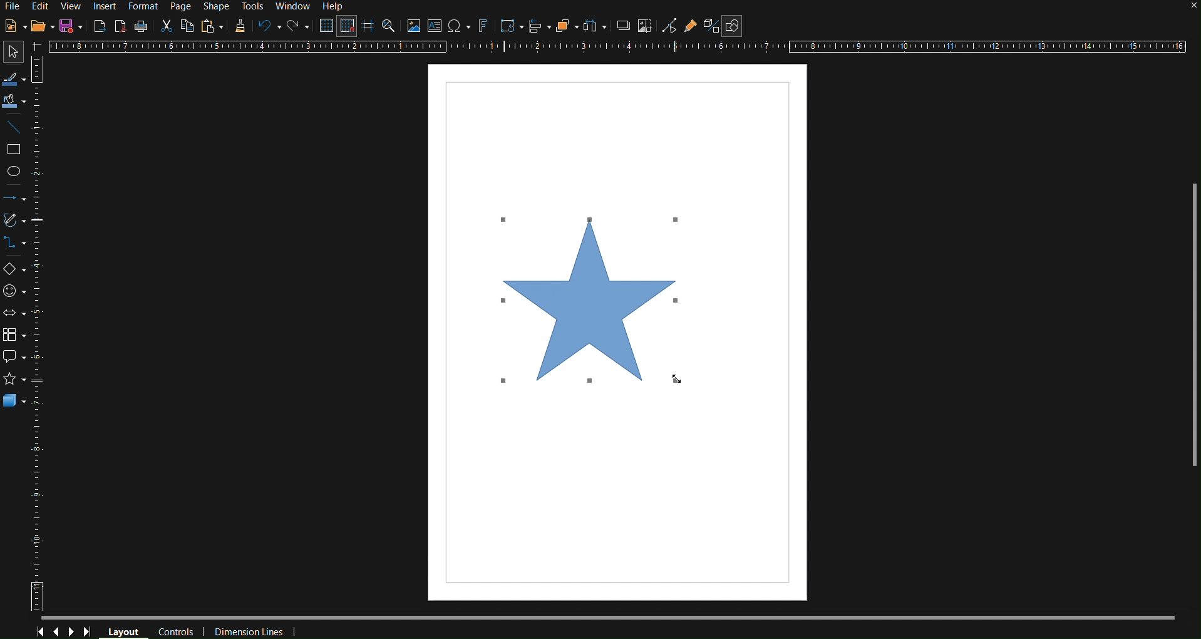 This screenshot has height=639, width=1201. I want to click on Box Arrows, so click(16, 314).